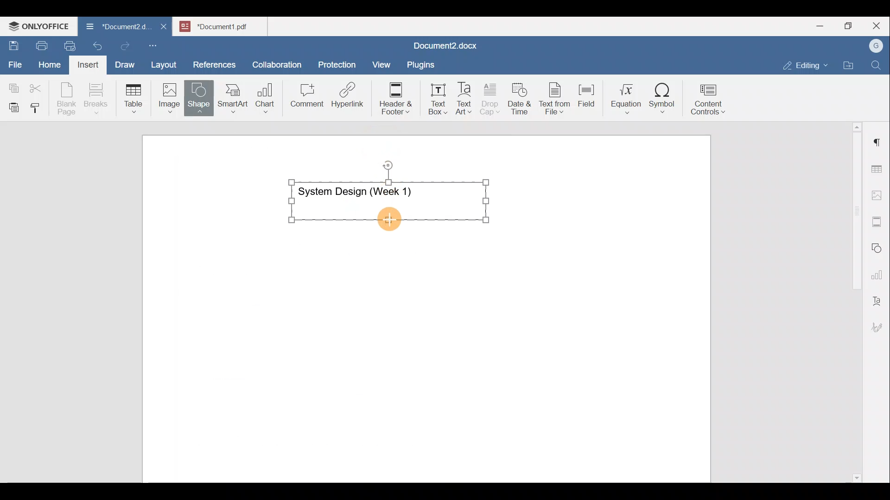 The image size is (890, 500). What do you see at coordinates (878, 219) in the screenshot?
I see `Headers & footers` at bounding box center [878, 219].